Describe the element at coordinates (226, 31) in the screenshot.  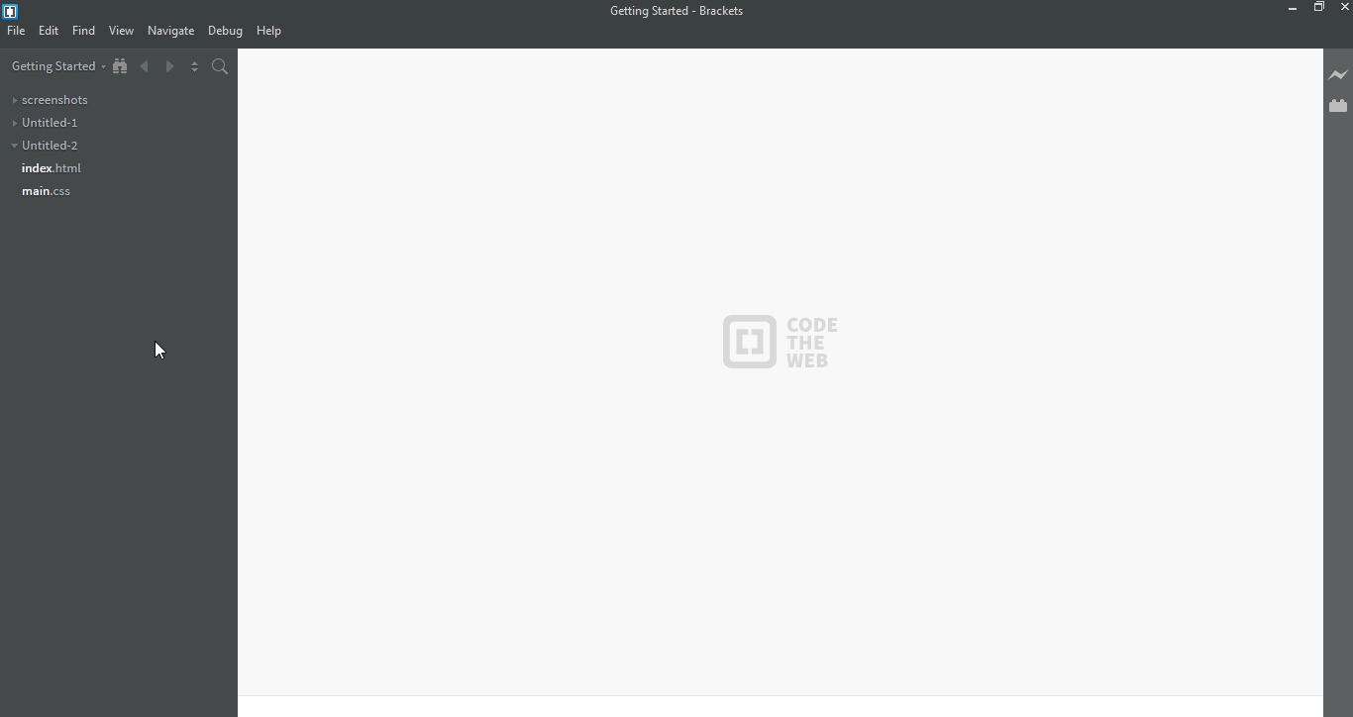
I see `debug` at that location.